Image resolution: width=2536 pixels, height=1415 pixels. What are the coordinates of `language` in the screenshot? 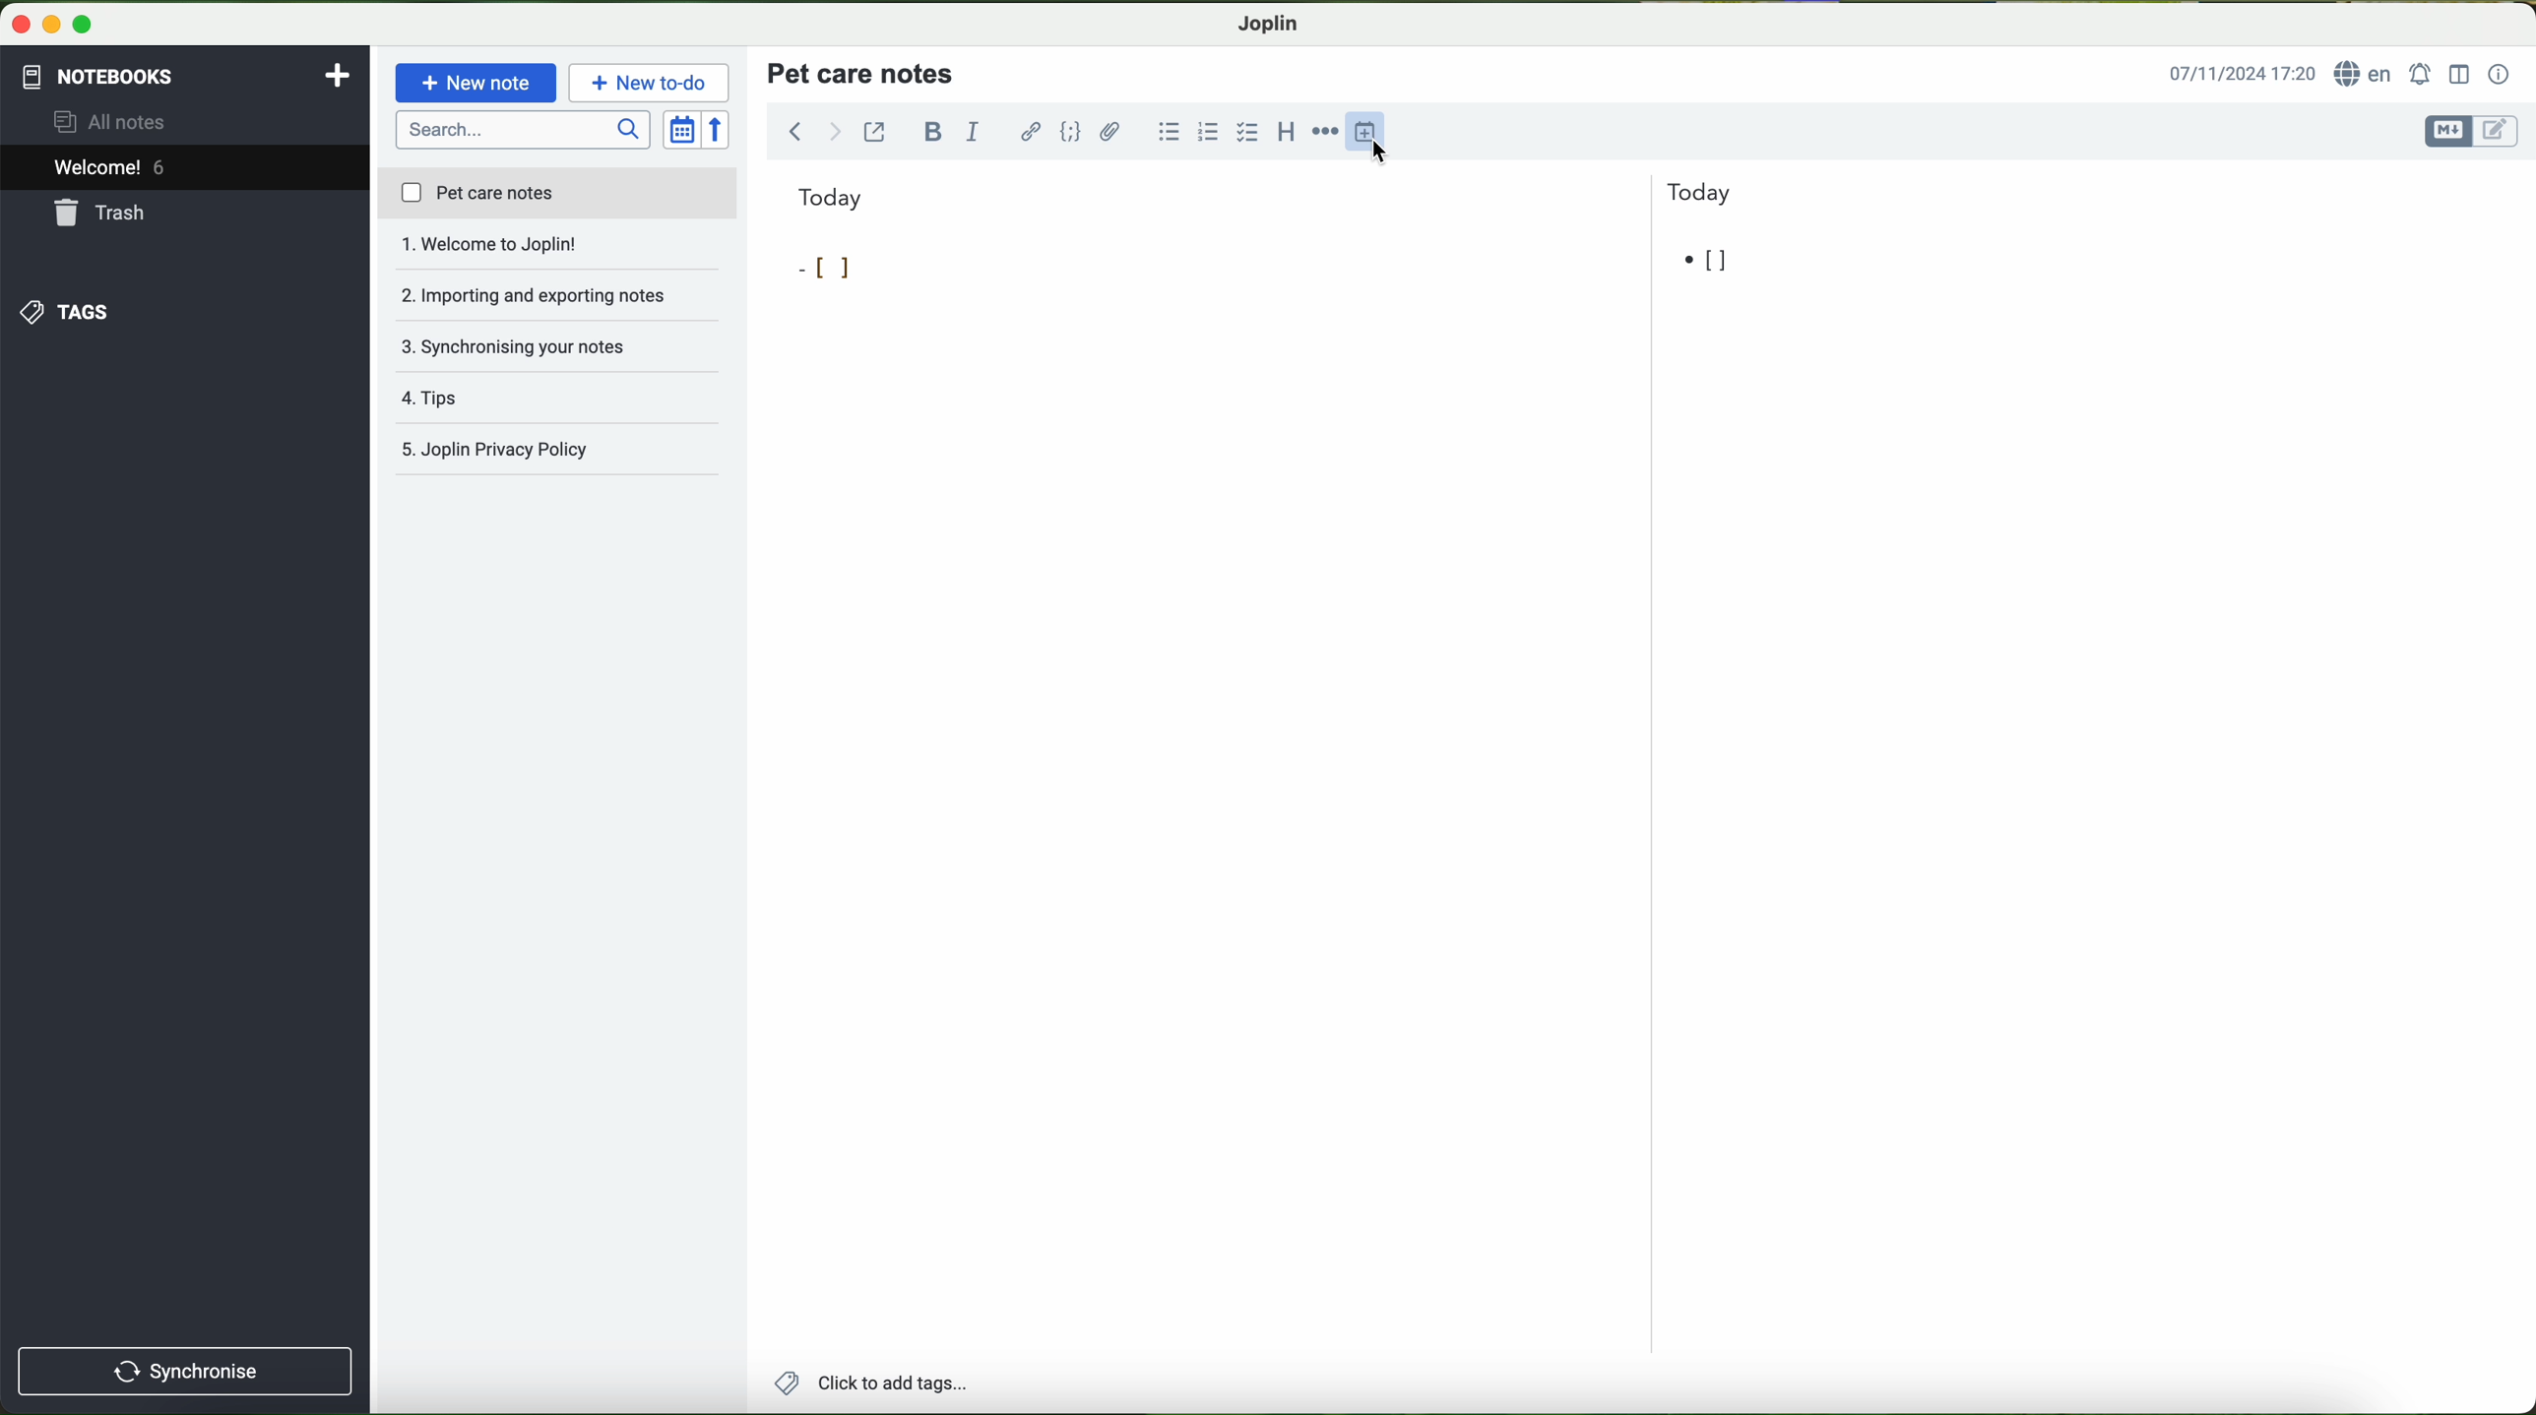 It's located at (2367, 75).